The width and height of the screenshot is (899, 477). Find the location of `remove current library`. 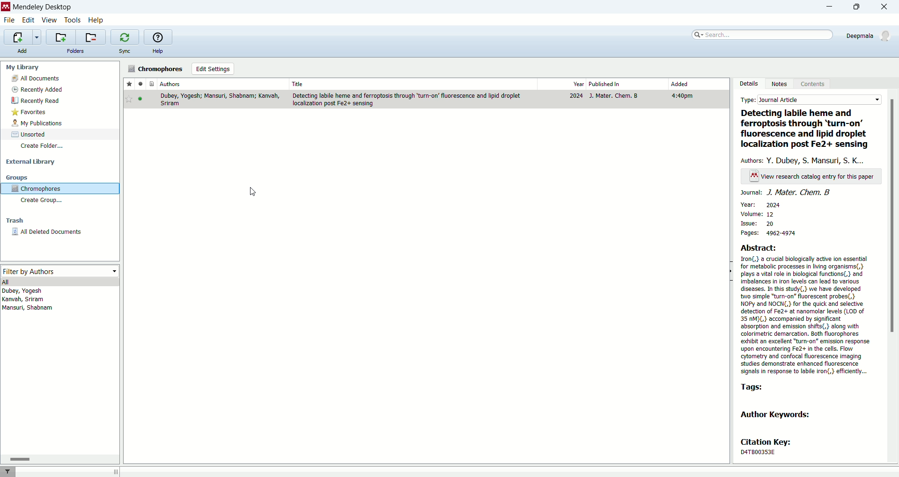

remove current library is located at coordinates (91, 37).